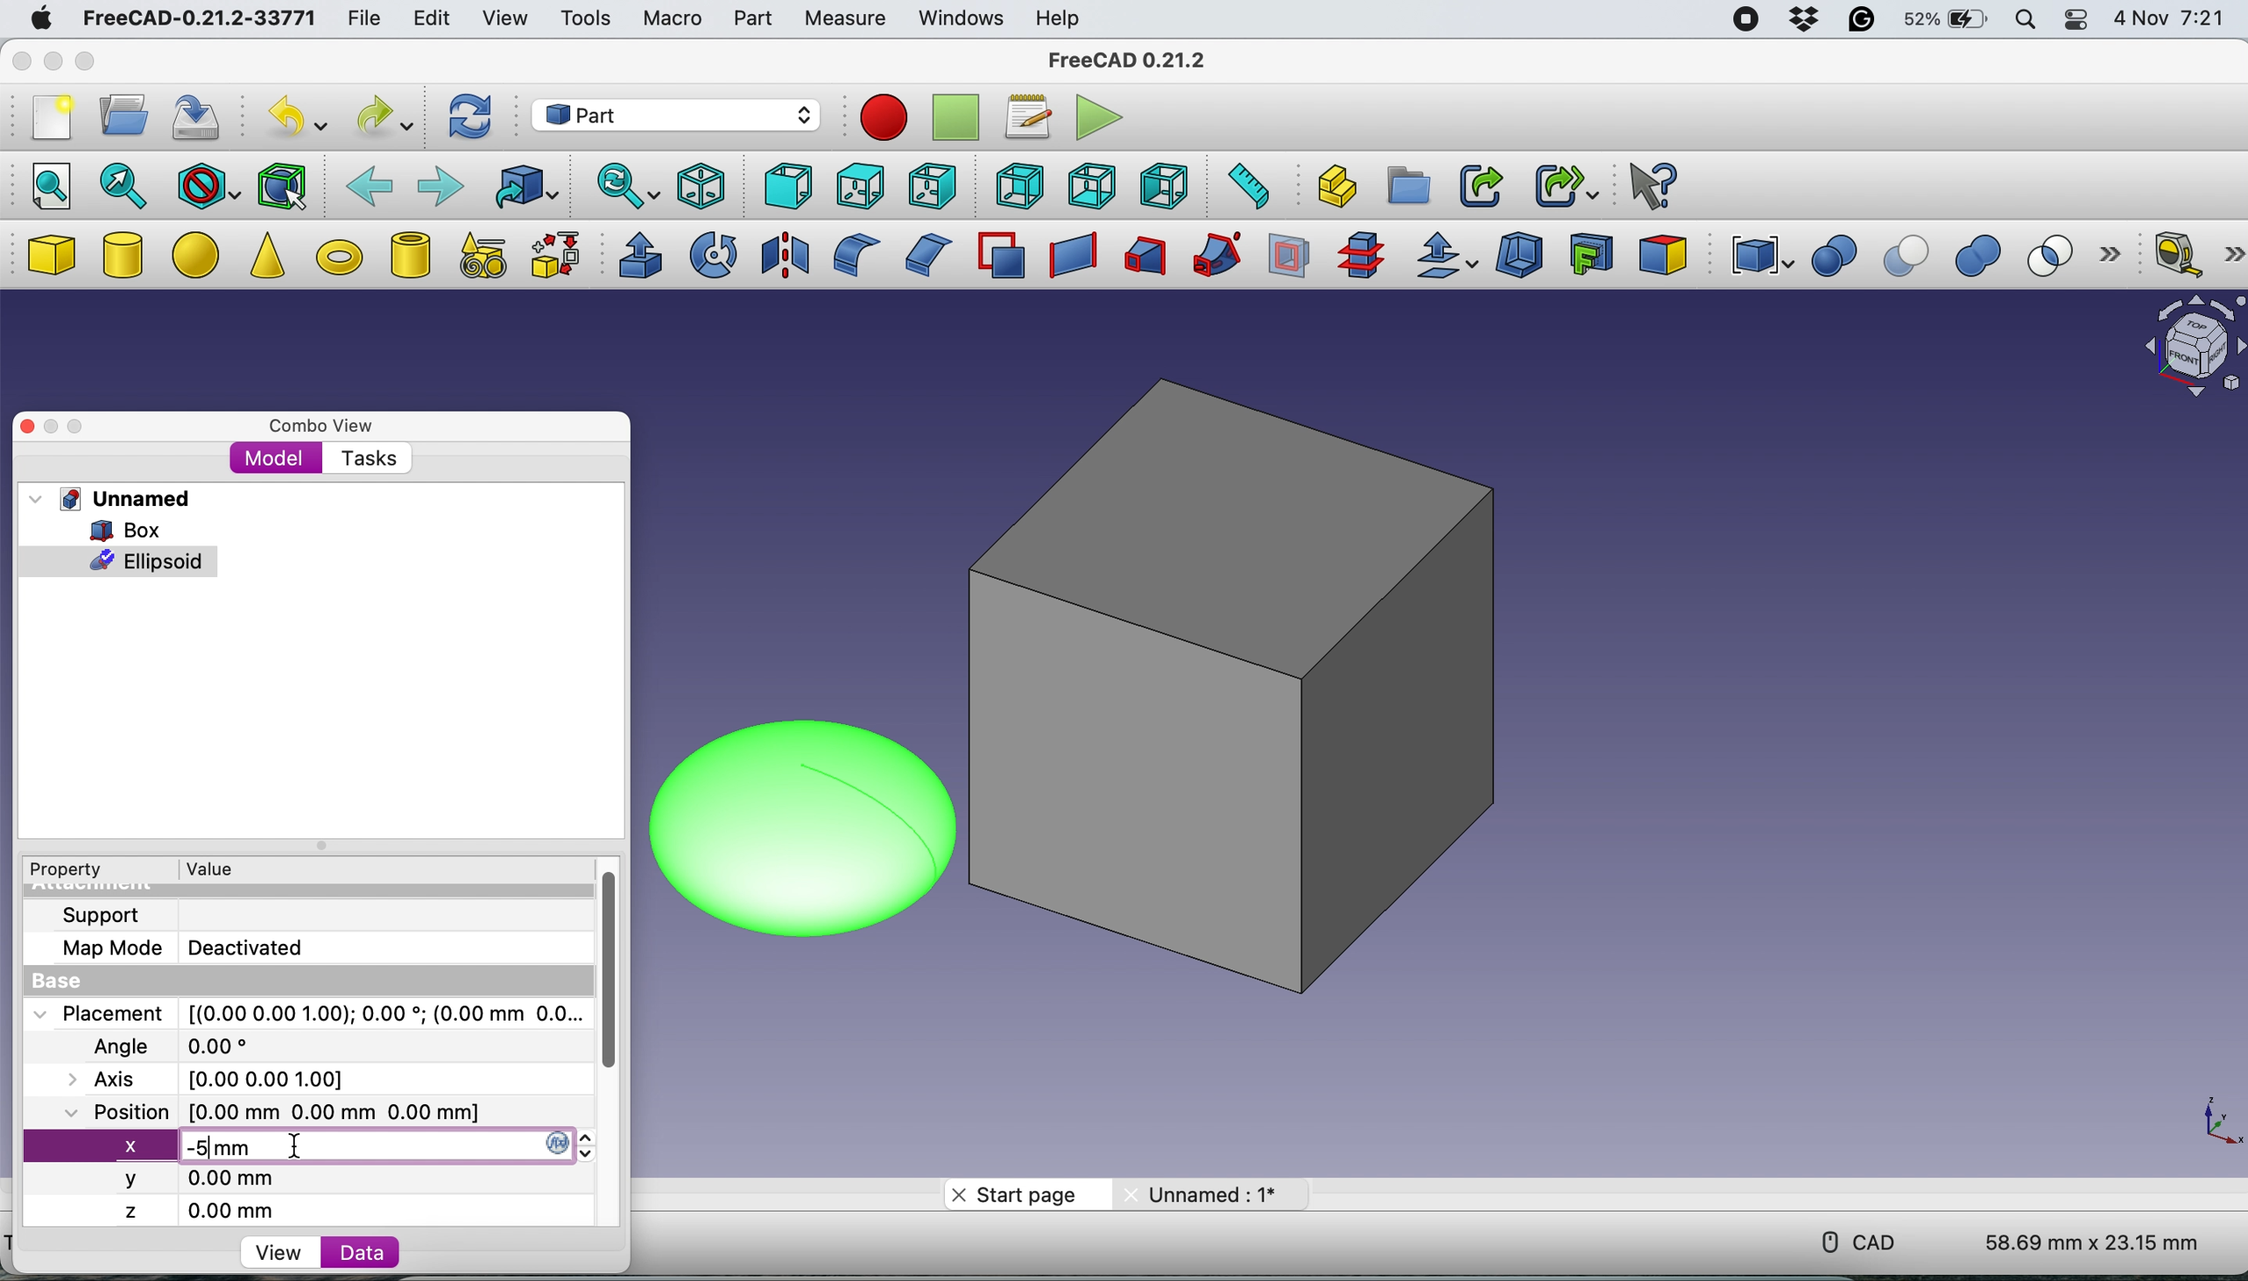 The height and width of the screenshot is (1281, 2248). I want to click on section, so click(1290, 260).